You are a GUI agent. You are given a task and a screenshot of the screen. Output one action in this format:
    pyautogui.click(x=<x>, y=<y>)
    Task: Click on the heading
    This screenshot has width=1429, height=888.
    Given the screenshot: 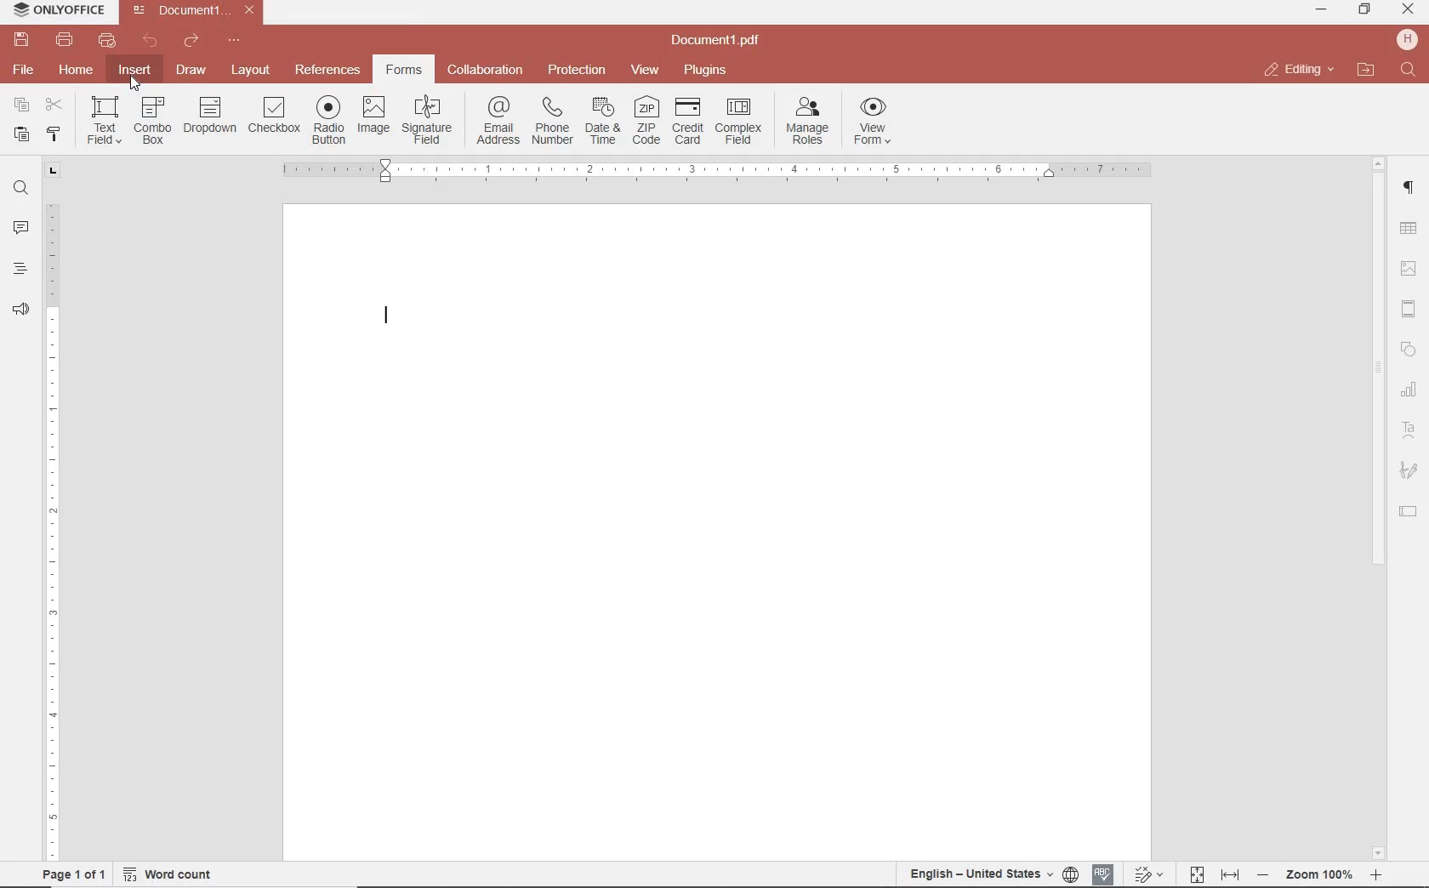 What is the action you would take?
    pyautogui.click(x=20, y=268)
    